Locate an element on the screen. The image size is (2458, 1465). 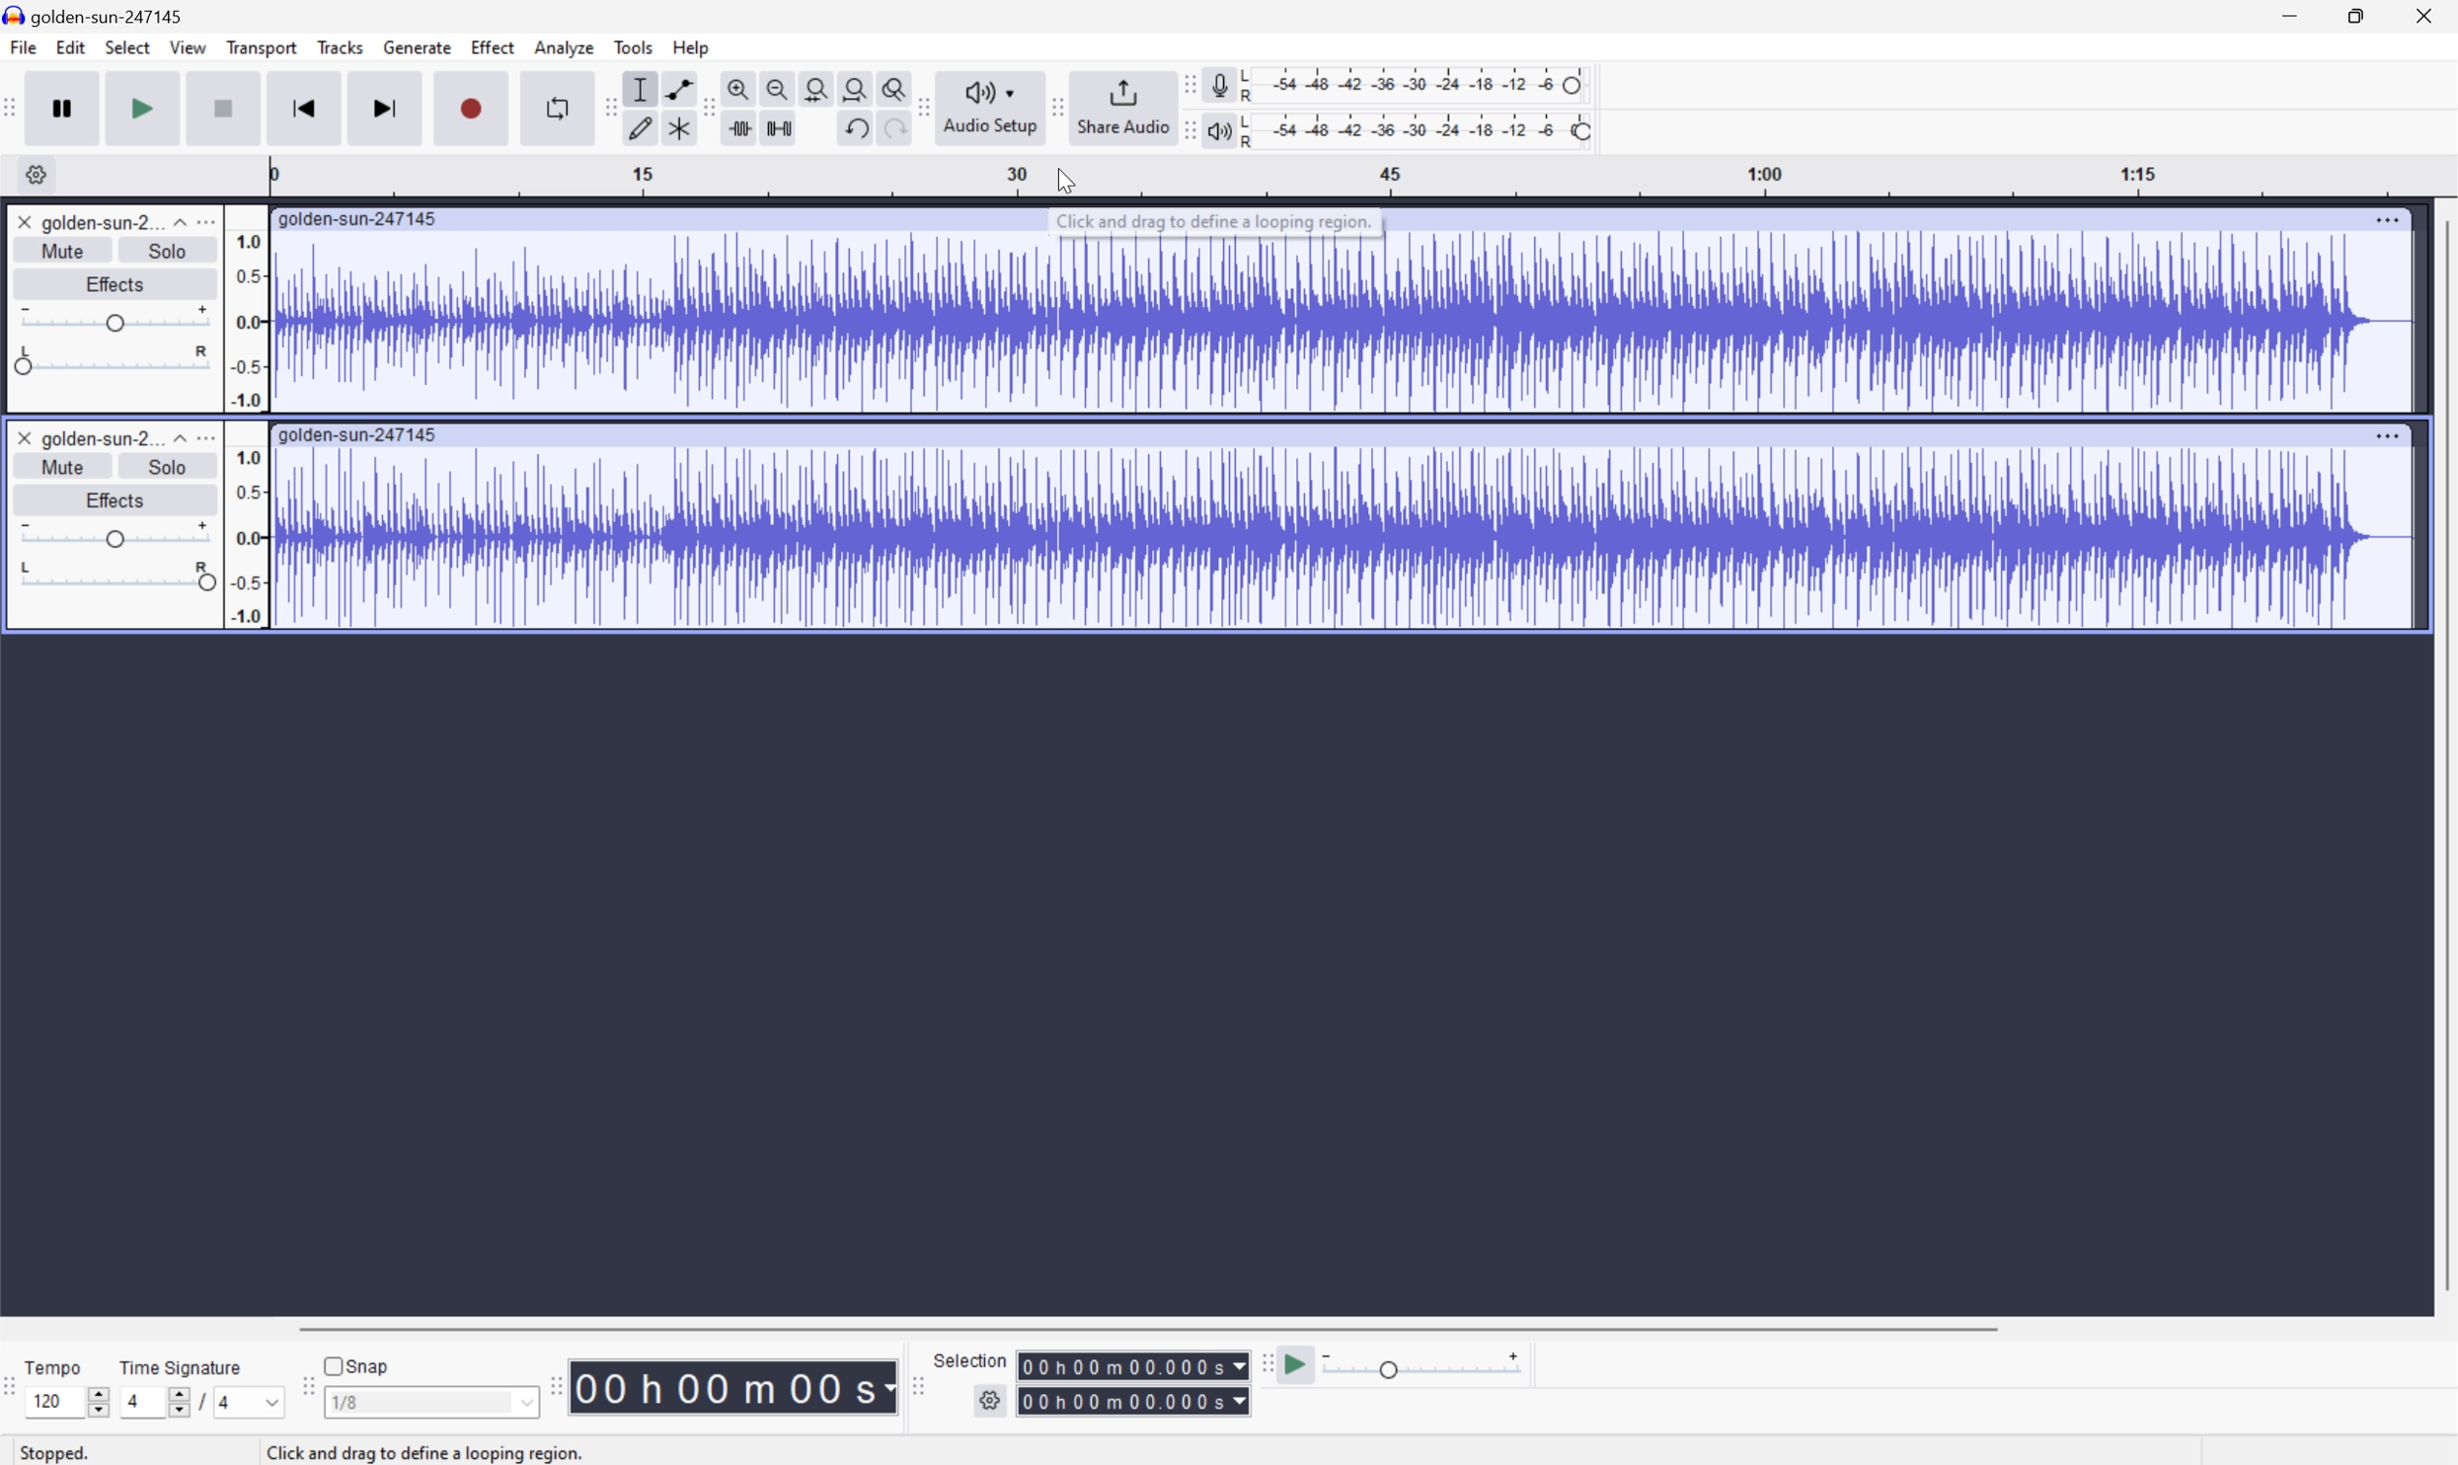
Share Audio is located at coordinates (1117, 104).